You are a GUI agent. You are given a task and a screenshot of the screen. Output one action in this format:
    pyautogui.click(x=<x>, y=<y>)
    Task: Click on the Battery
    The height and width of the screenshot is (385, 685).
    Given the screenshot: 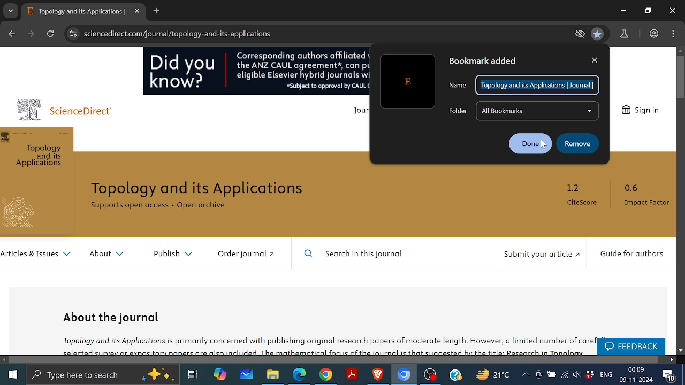 What is the action you would take?
    pyautogui.click(x=551, y=375)
    